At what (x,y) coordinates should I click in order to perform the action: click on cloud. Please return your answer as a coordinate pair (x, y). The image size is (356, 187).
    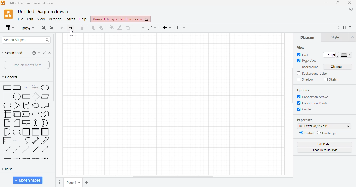
    Looking at the image, I should click on (35, 105).